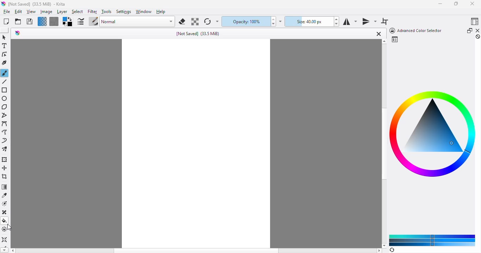 The image size is (481, 253). Describe the element at coordinates (470, 30) in the screenshot. I see `float docker` at that location.